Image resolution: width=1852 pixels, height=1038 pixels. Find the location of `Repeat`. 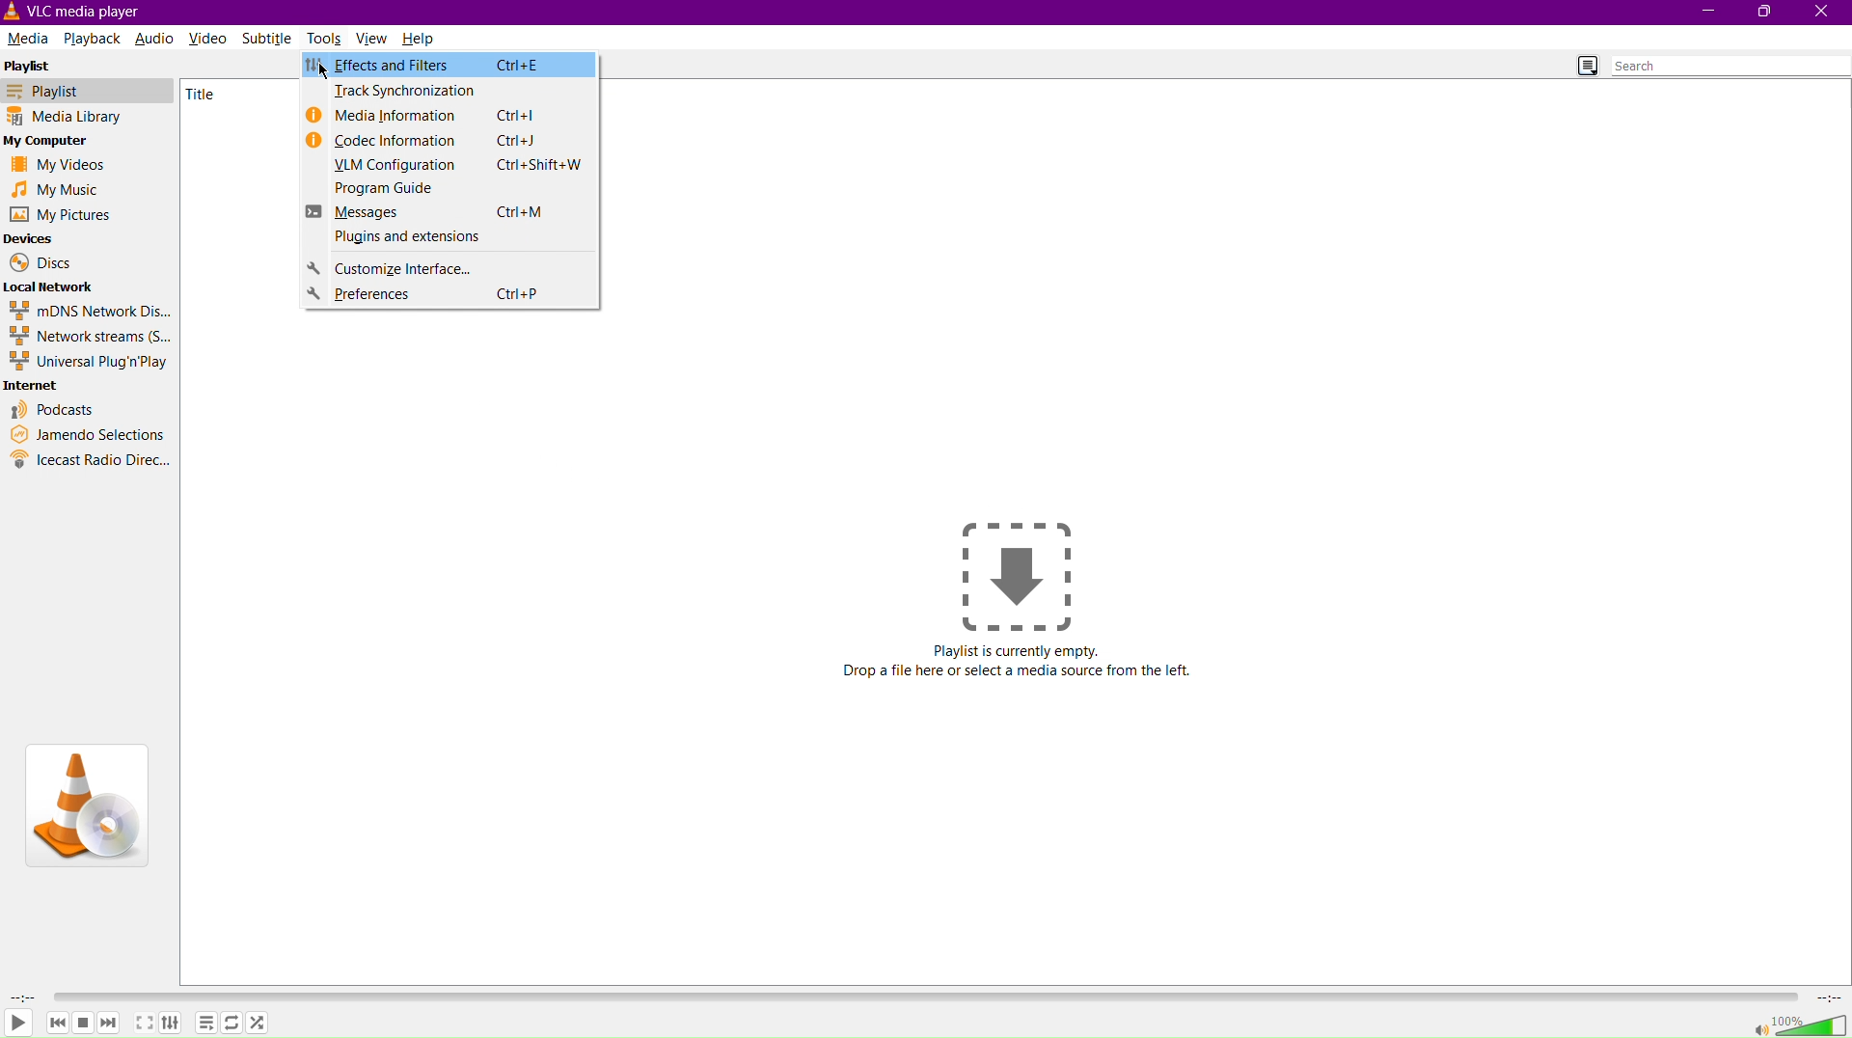

Repeat is located at coordinates (231, 1023).